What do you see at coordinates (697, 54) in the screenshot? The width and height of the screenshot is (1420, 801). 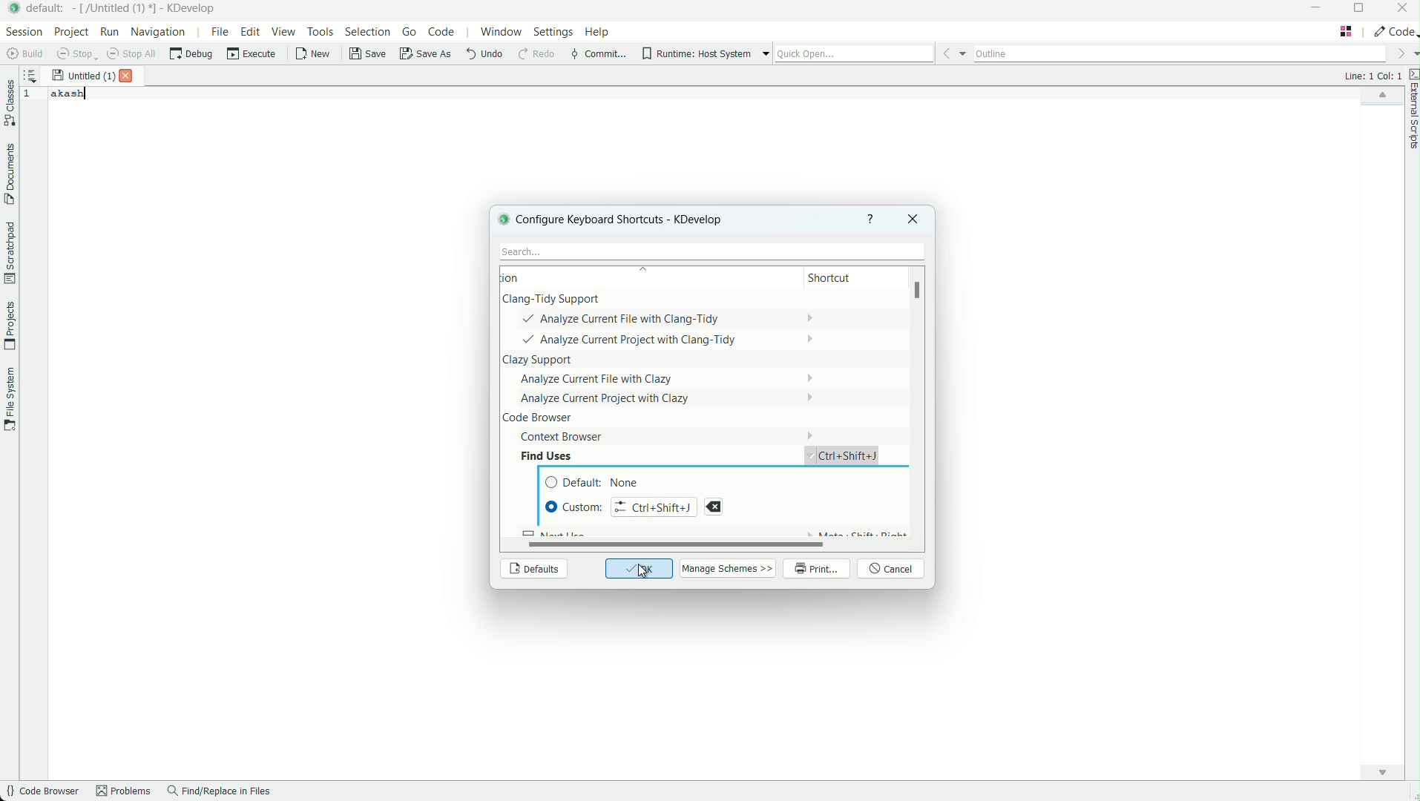 I see `runtime host system` at bounding box center [697, 54].